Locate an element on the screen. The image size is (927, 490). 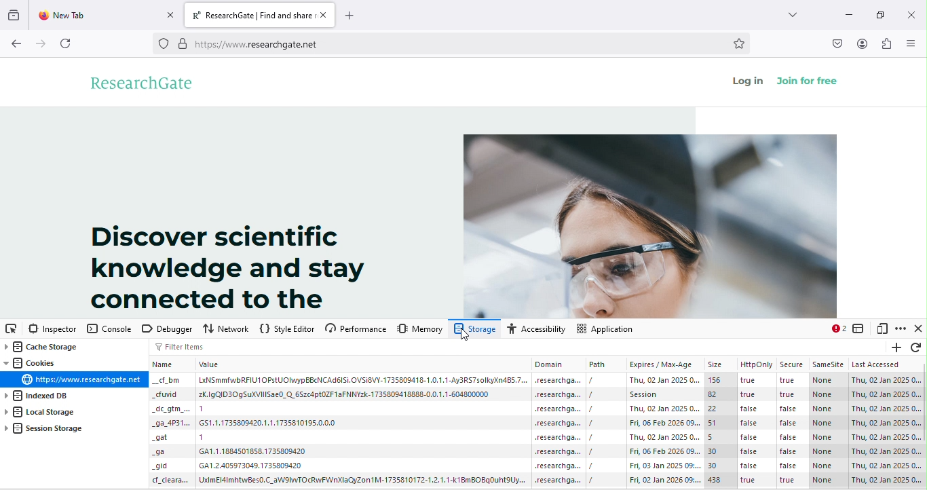
log in is located at coordinates (745, 83).